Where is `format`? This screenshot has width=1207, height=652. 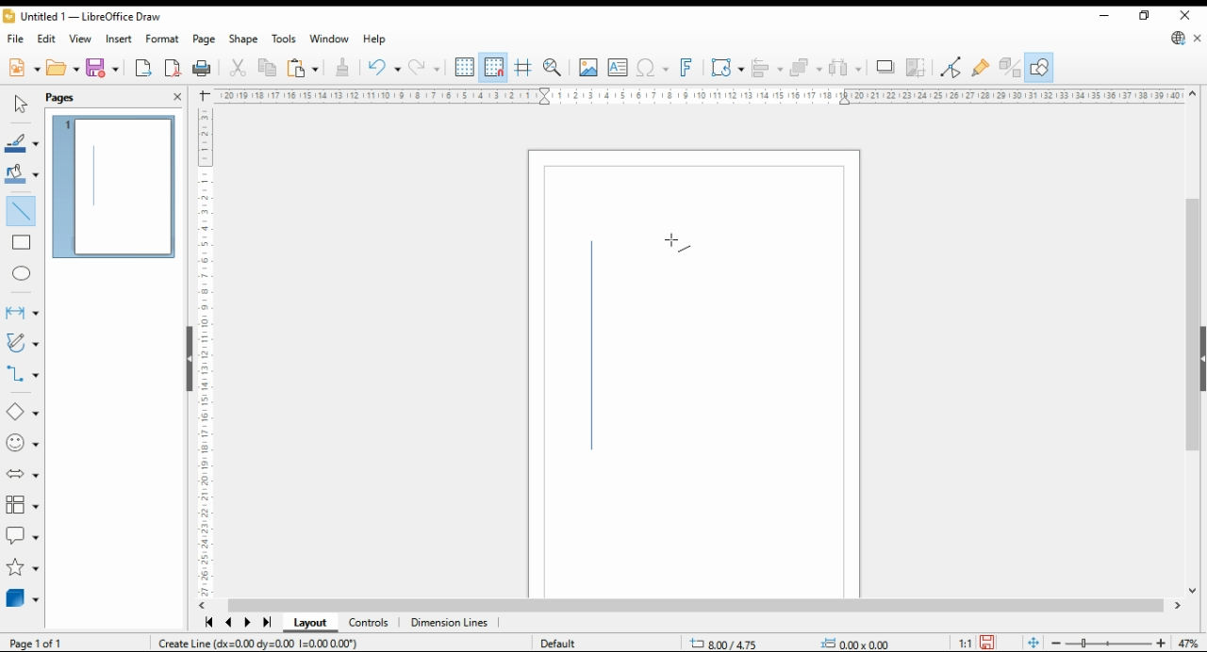 format is located at coordinates (162, 38).